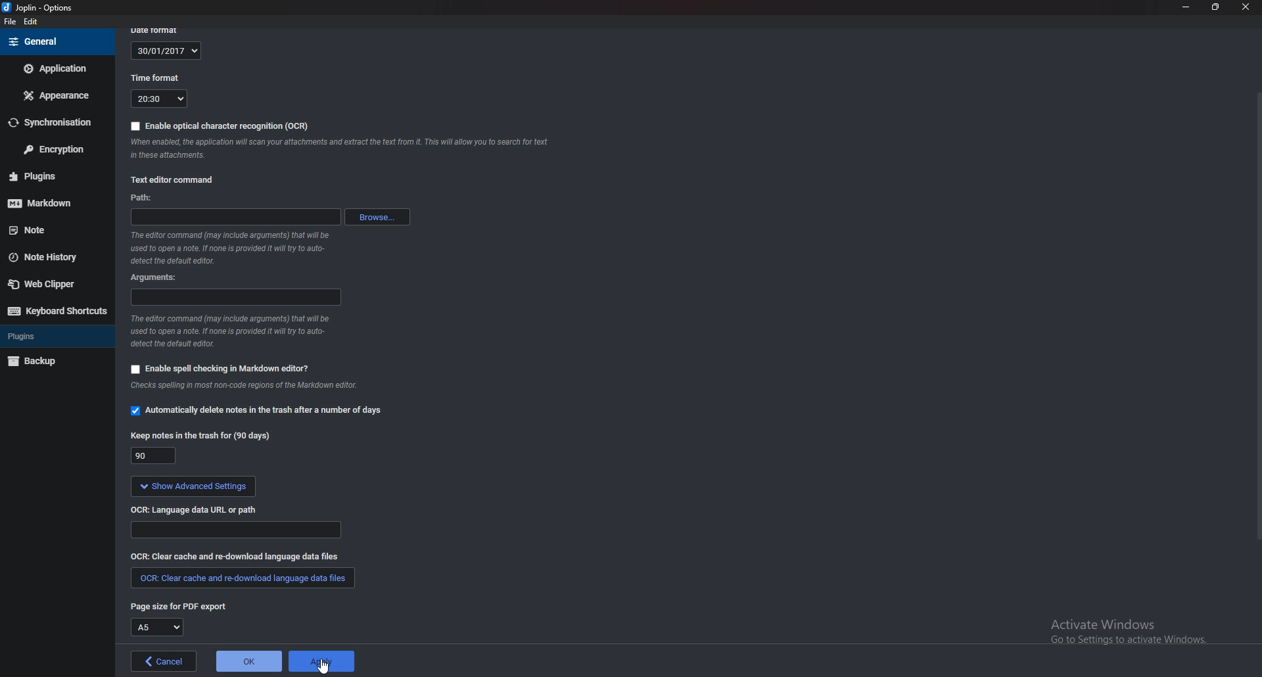 This screenshot has height=677, width=1262. Describe the element at coordinates (31, 22) in the screenshot. I see `Edit` at that location.